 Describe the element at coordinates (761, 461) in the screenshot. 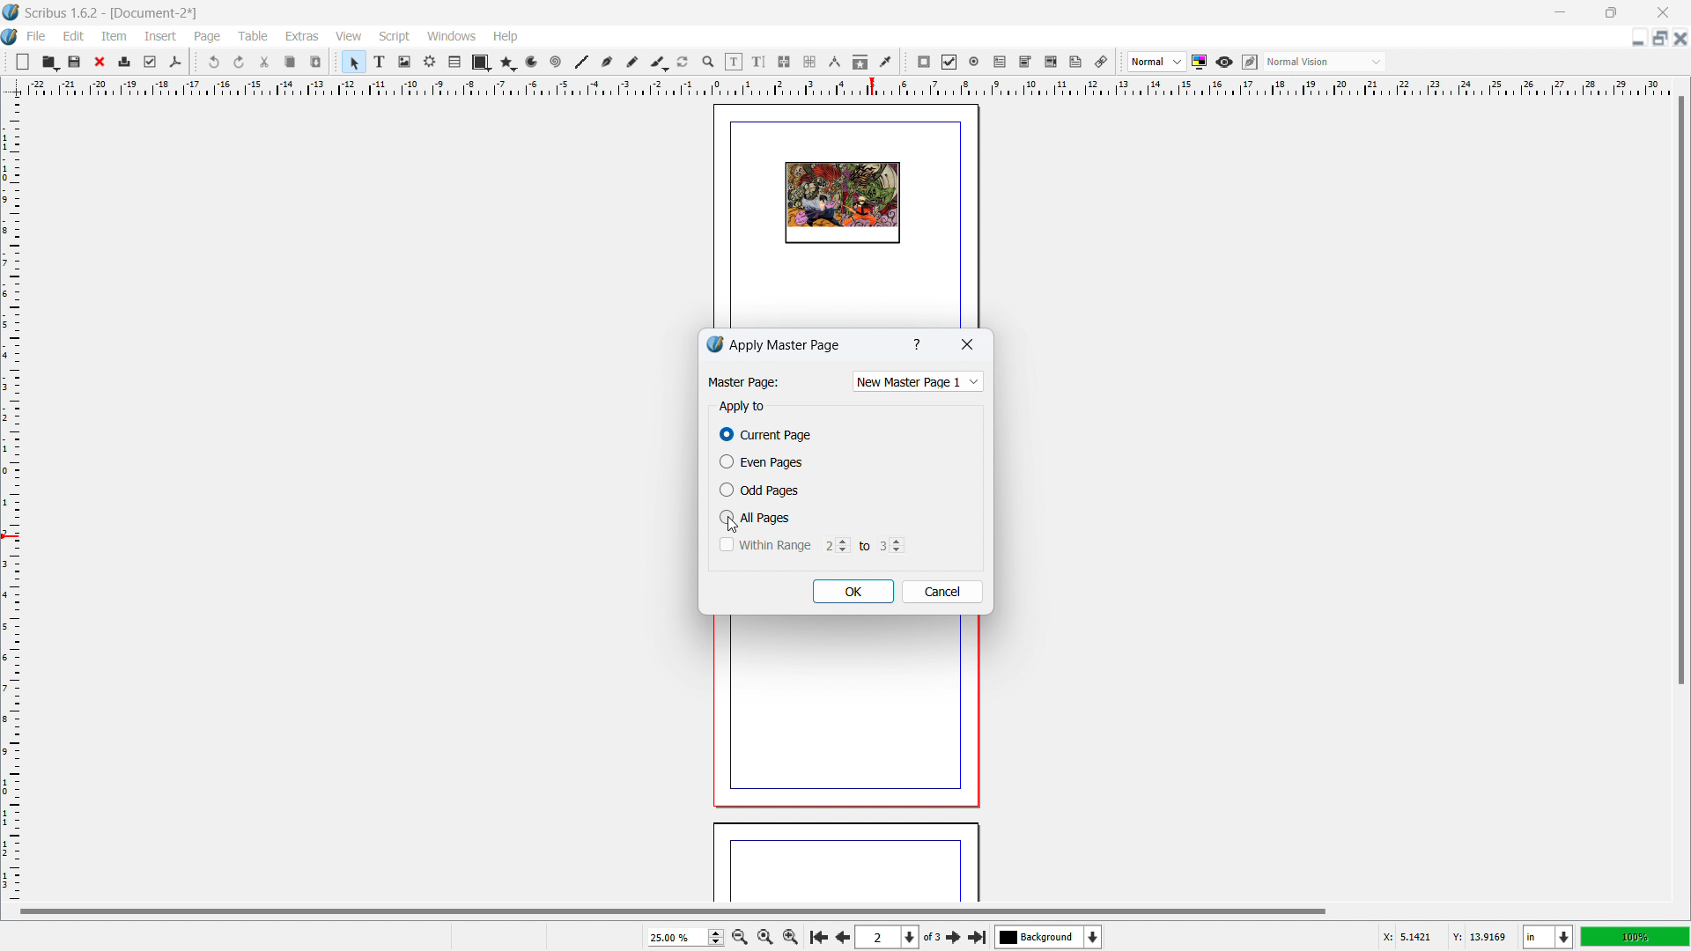

I see `even pages checkbox` at that location.